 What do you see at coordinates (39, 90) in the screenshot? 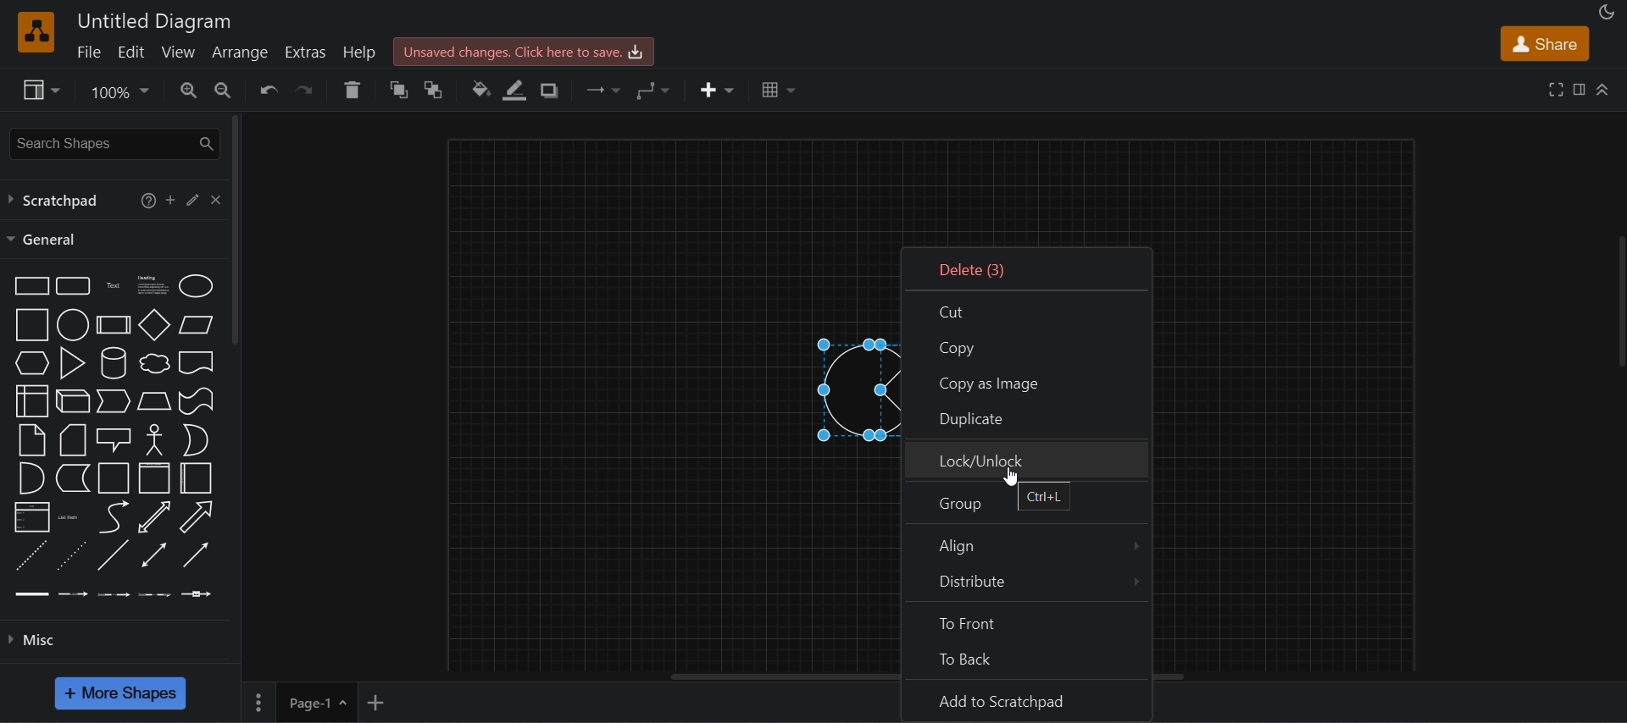
I see `view` at bounding box center [39, 90].